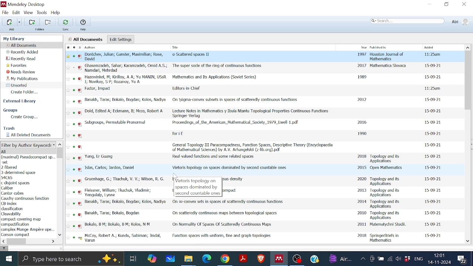 The height and width of the screenshot is (266, 473). Describe the element at coordinates (362, 213) in the screenshot. I see `2010` at that location.